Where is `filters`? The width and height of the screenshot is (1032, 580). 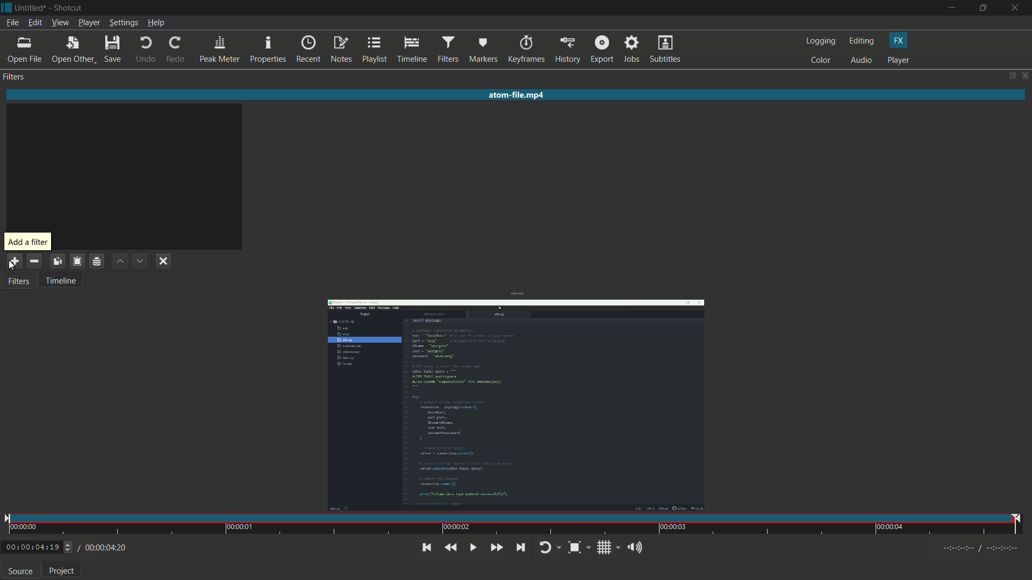 filters is located at coordinates (18, 282).